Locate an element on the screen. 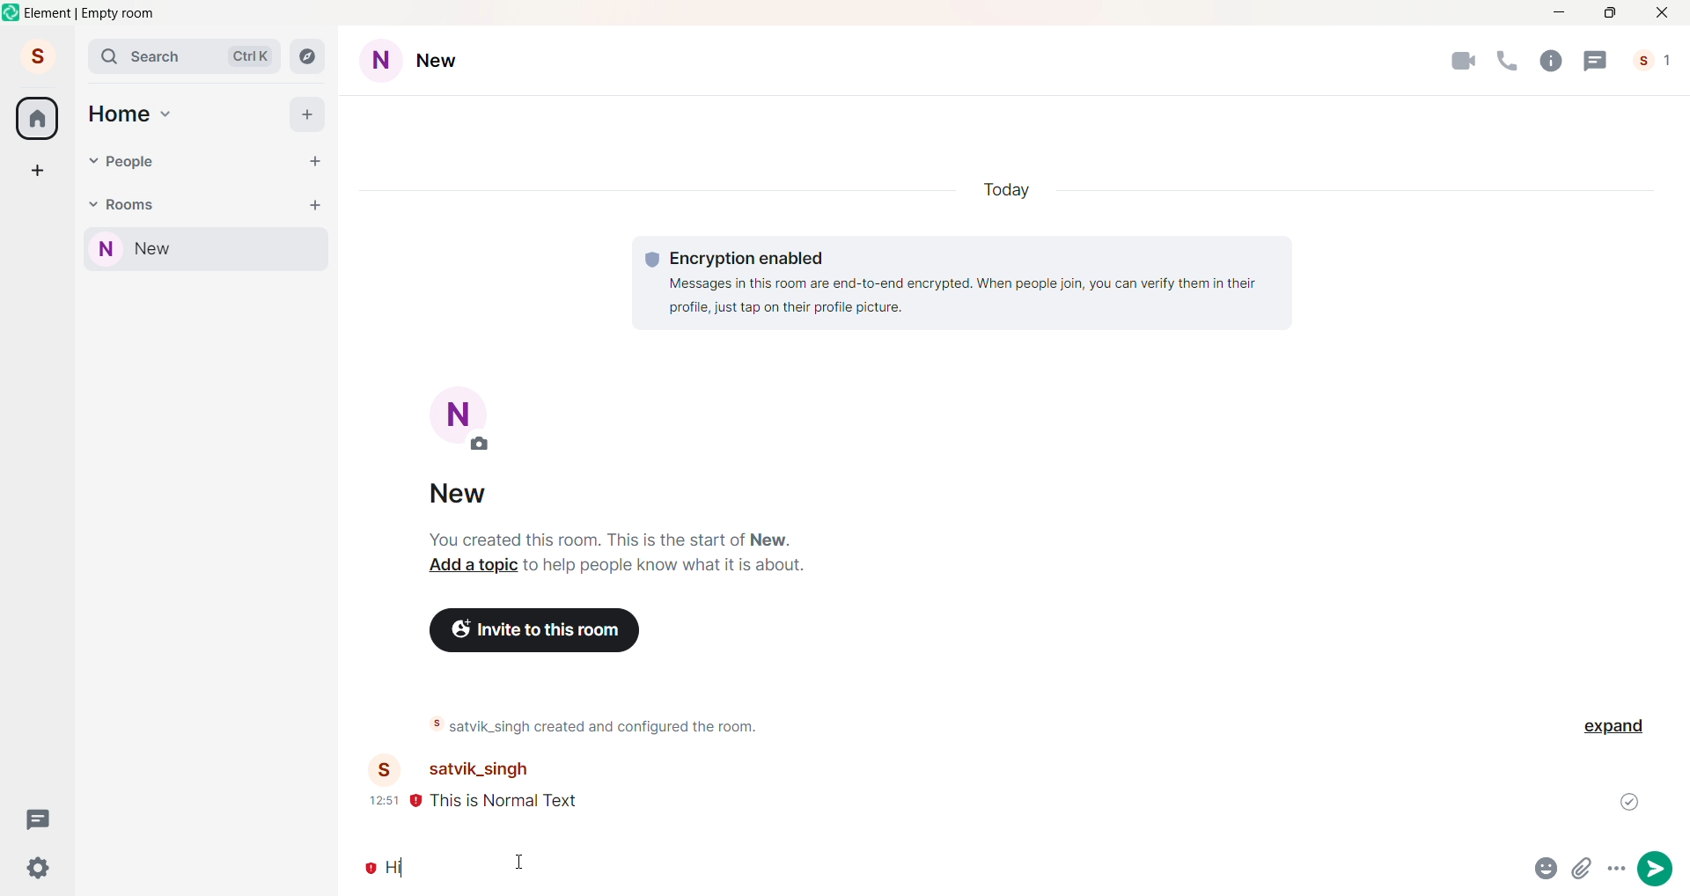 The height and width of the screenshot is (896, 1690). Minimize is located at coordinates (1556, 13).